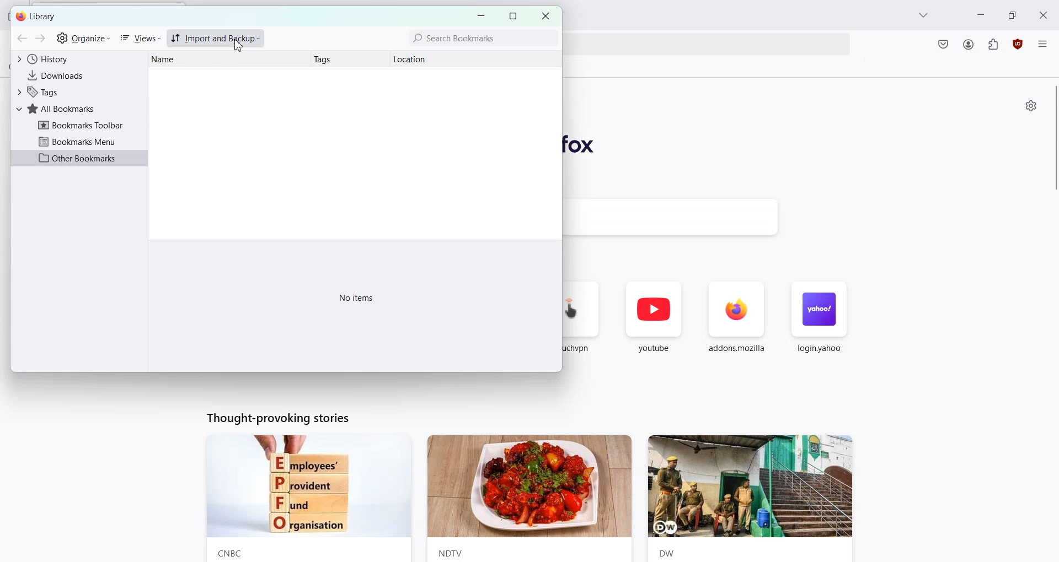 This screenshot has width=1059, height=562. Describe the element at coordinates (981, 14) in the screenshot. I see `Minimize` at that location.